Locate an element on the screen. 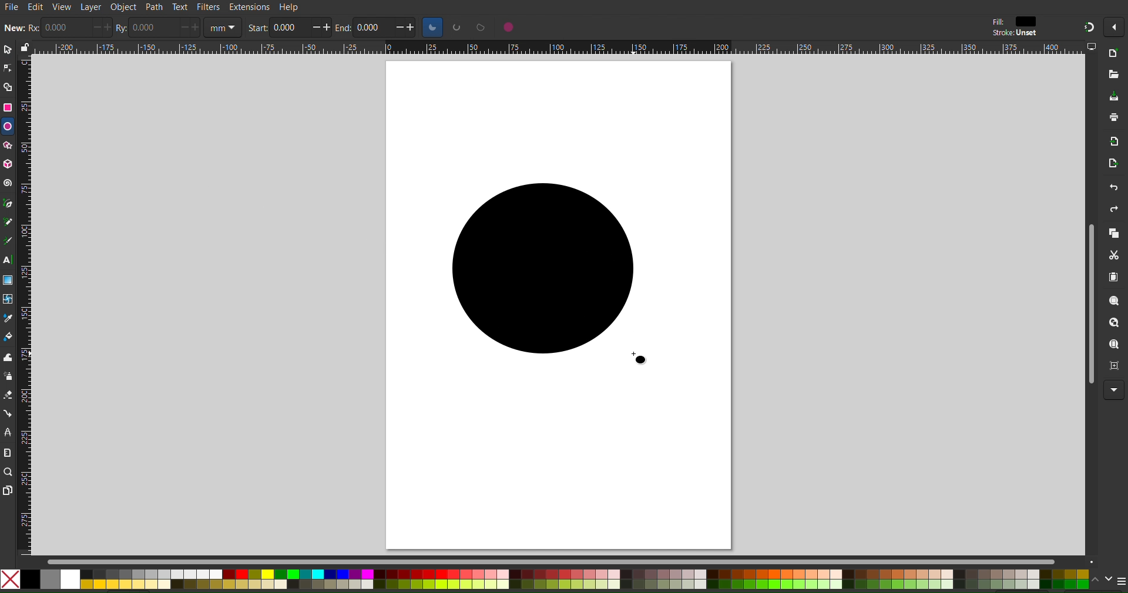 The width and height of the screenshot is (1128, 593). Measure Tool is located at coordinates (8, 452).